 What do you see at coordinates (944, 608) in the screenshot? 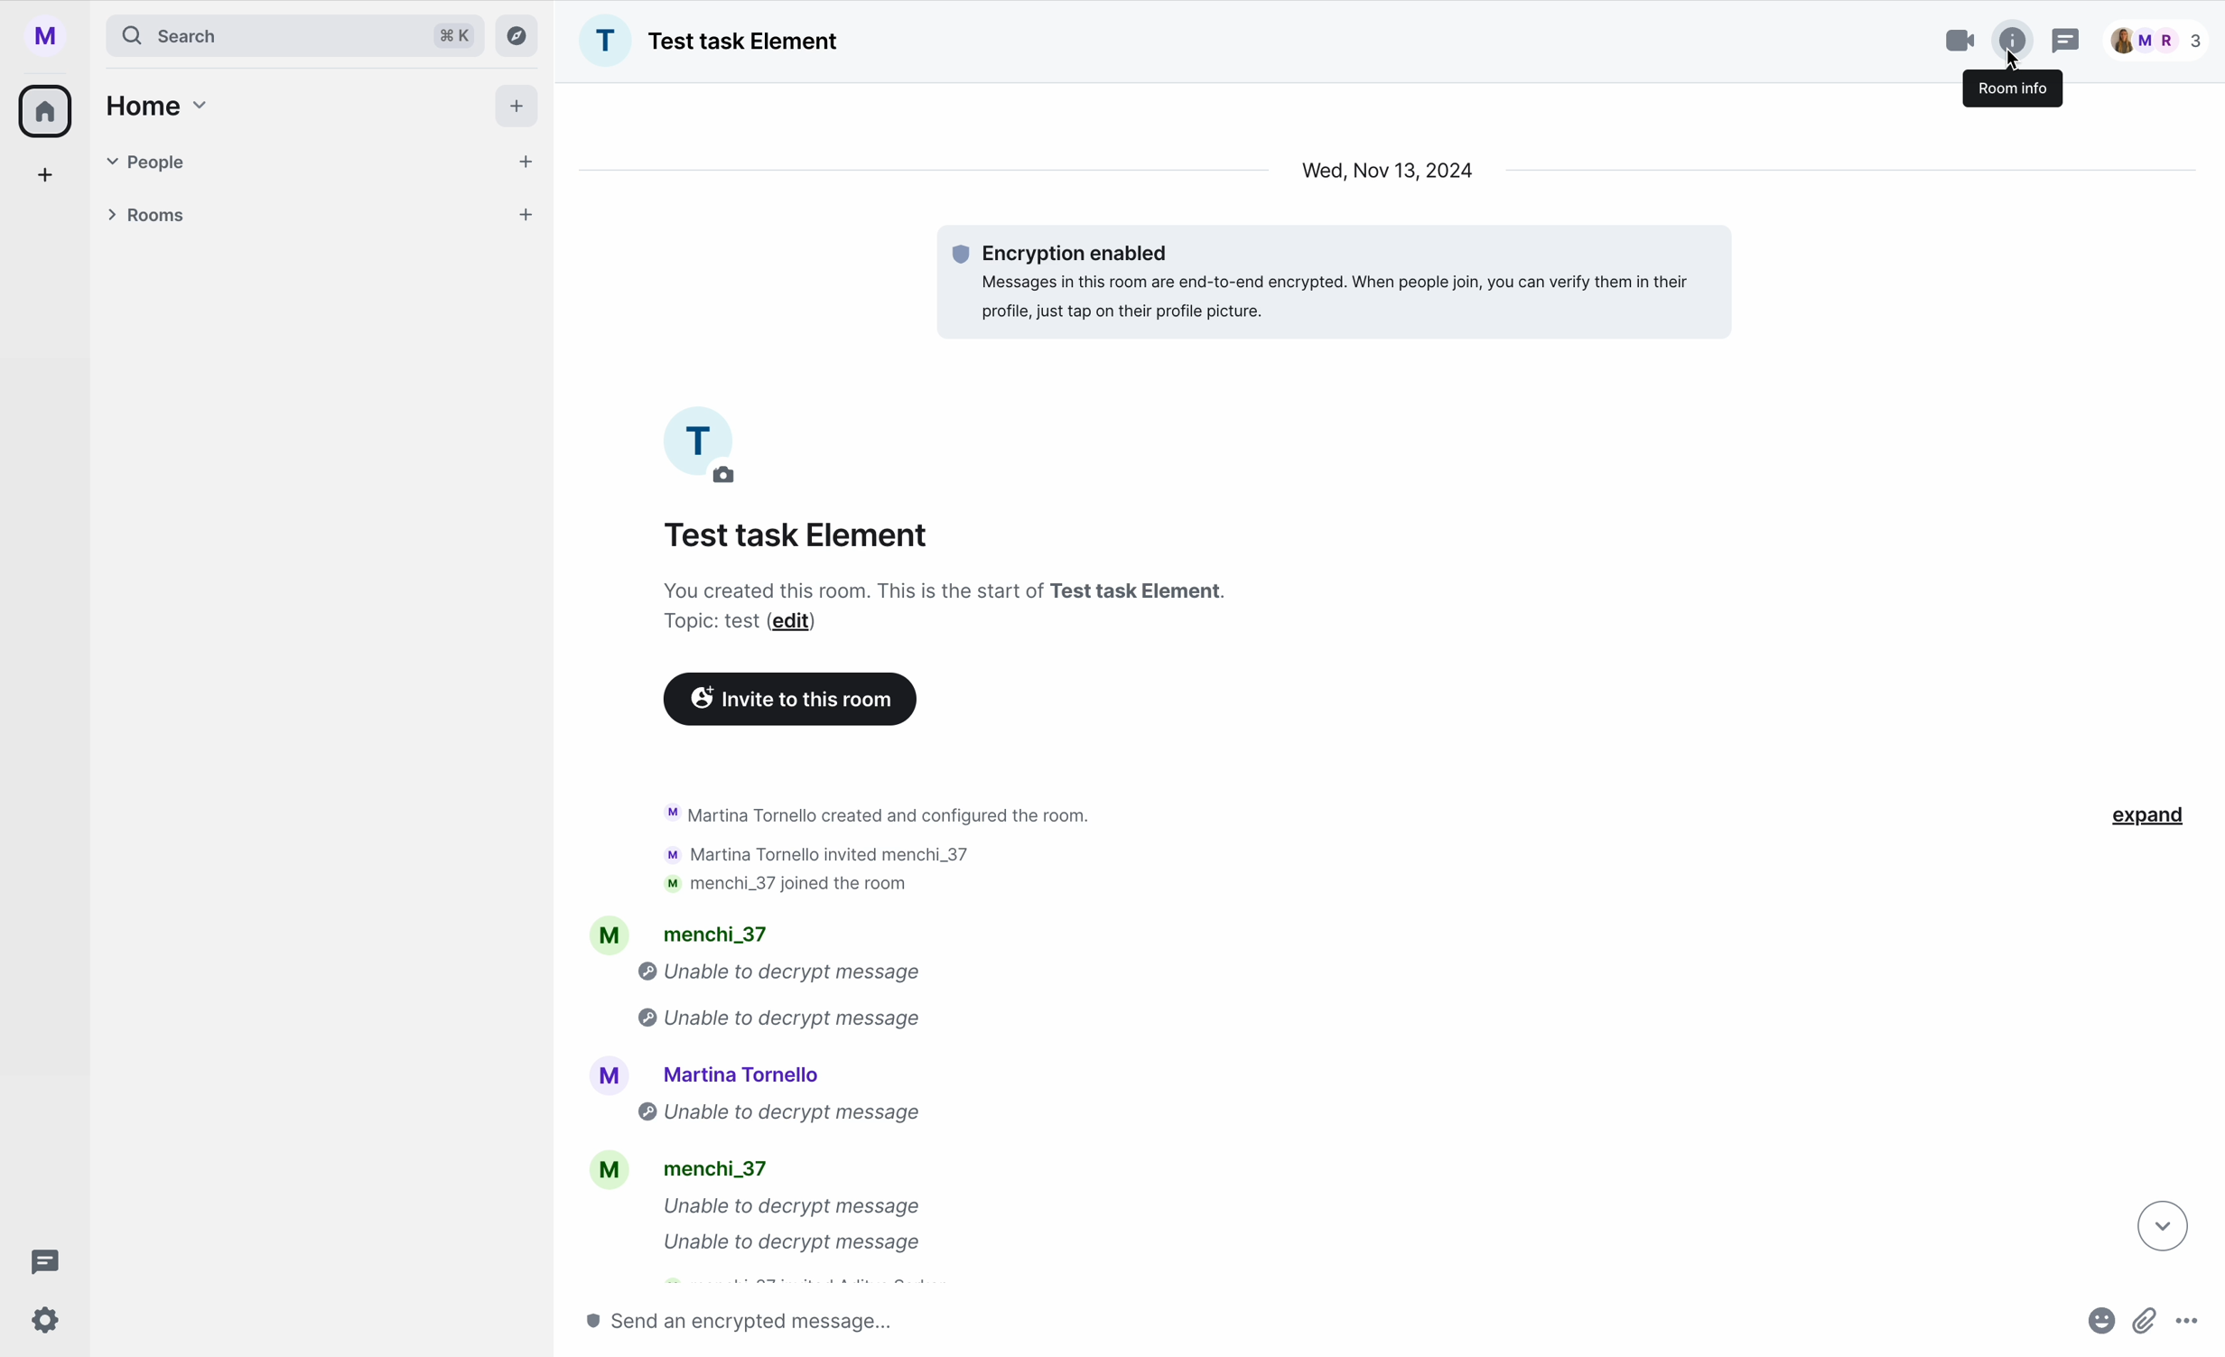
I see `description` at bounding box center [944, 608].